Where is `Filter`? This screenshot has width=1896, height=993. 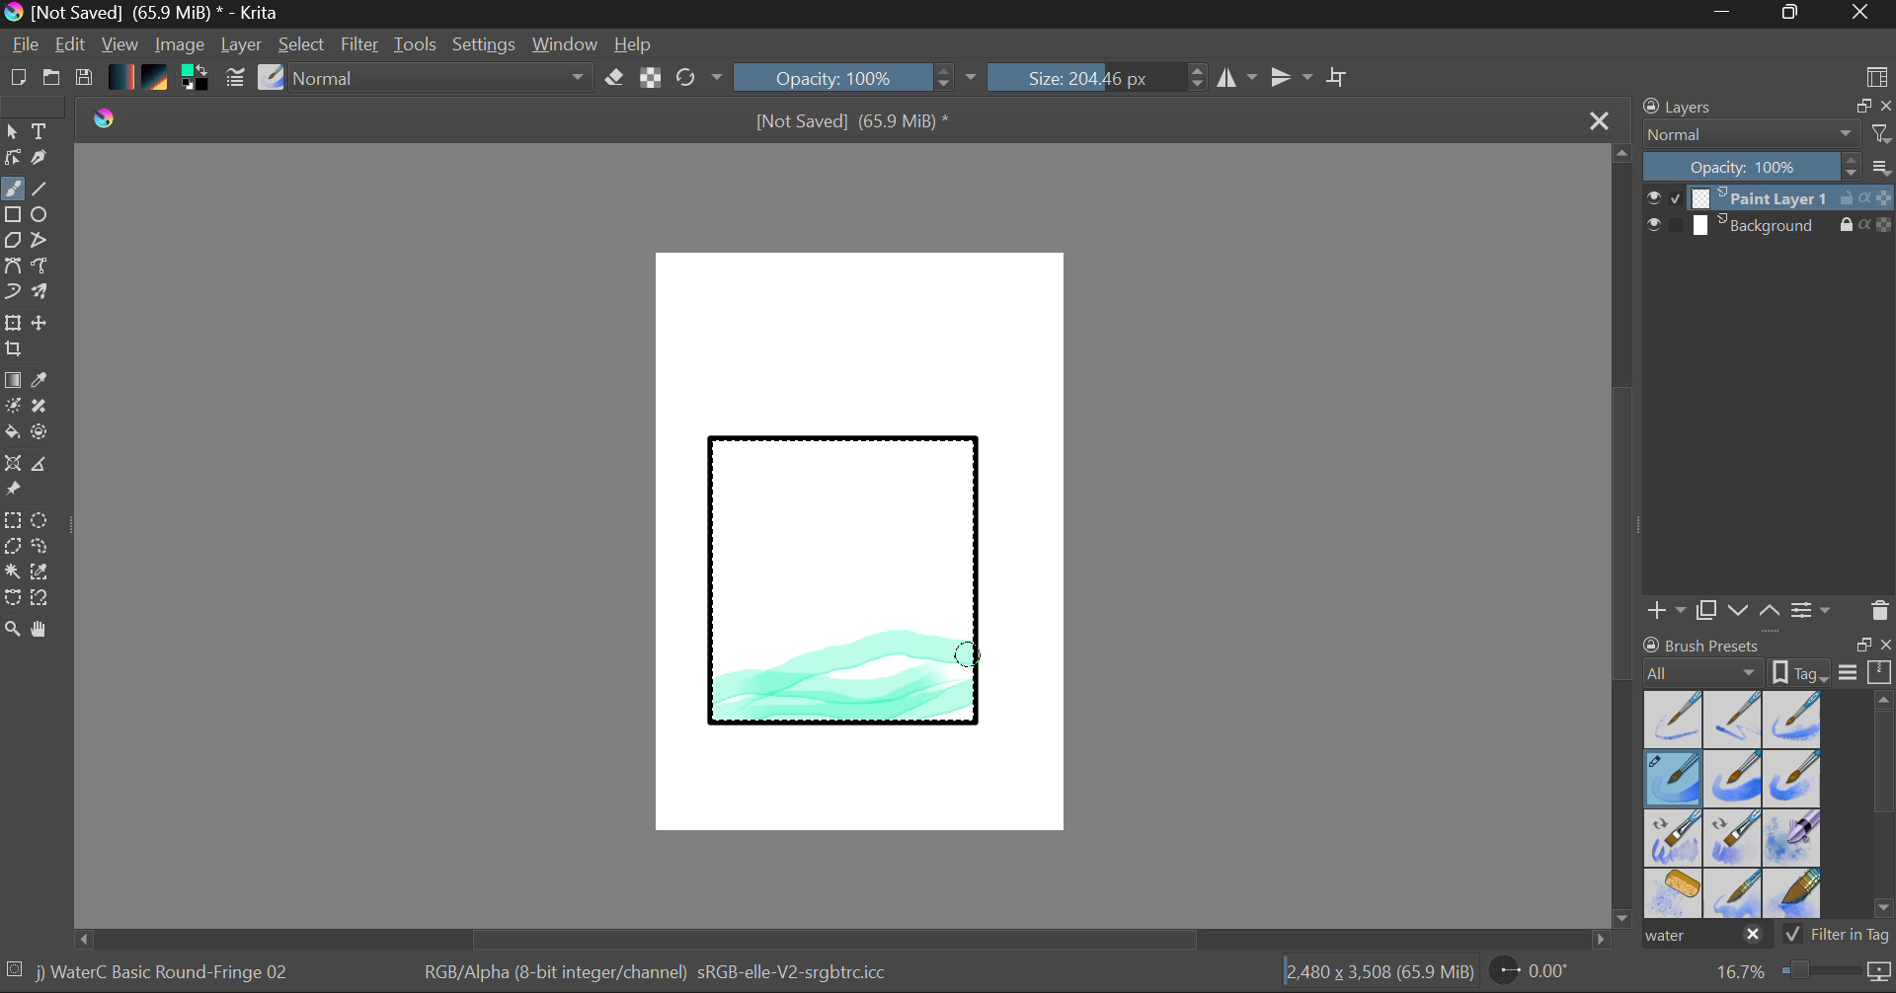
Filter is located at coordinates (362, 47).